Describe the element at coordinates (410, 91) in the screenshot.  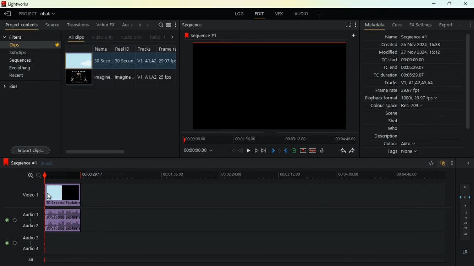
I see `frame rate` at that location.